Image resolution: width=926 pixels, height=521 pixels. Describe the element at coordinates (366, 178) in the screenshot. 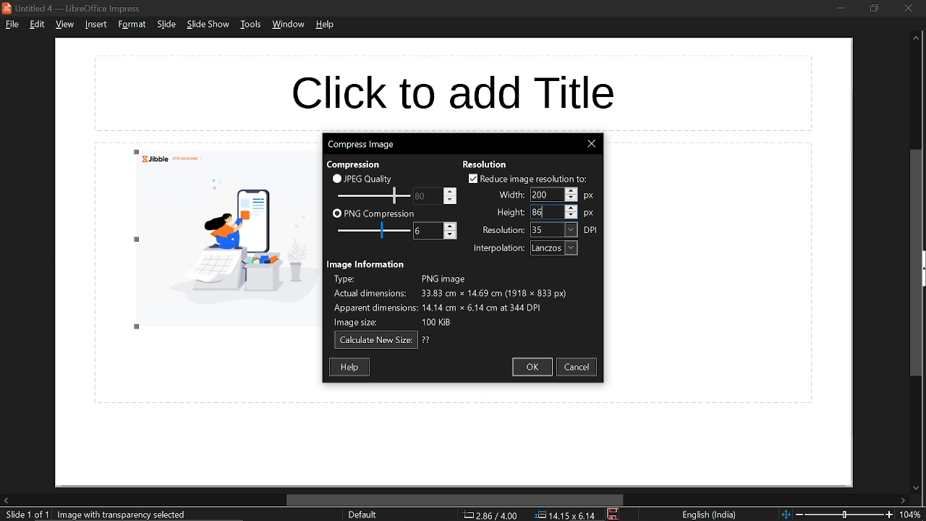

I see `JPEG quality` at that location.